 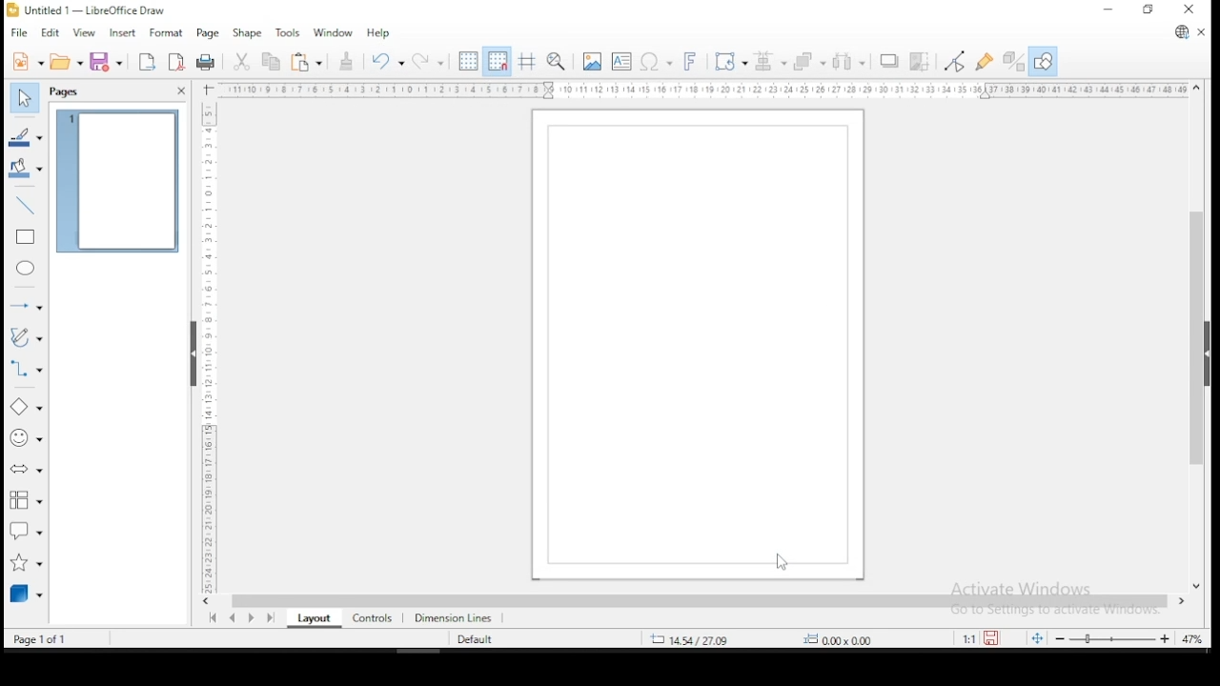 What do you see at coordinates (482, 638) in the screenshot?
I see `Default` at bounding box center [482, 638].